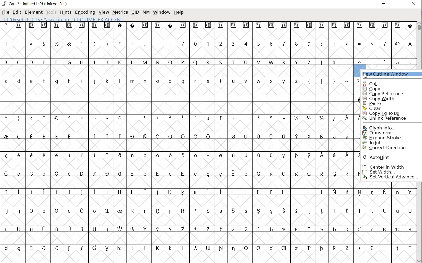  I want to click on To Int, so click(389, 142).